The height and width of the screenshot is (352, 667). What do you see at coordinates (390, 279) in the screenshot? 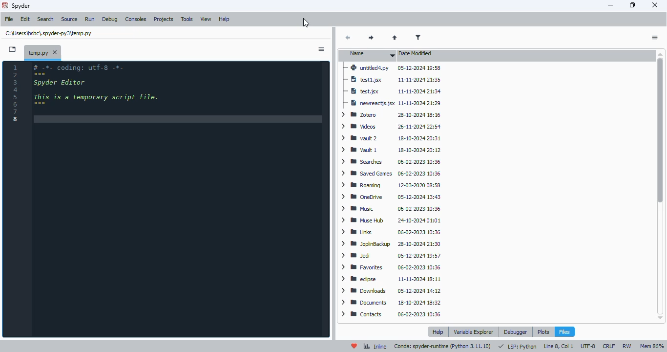
I see `eclipse` at bounding box center [390, 279].